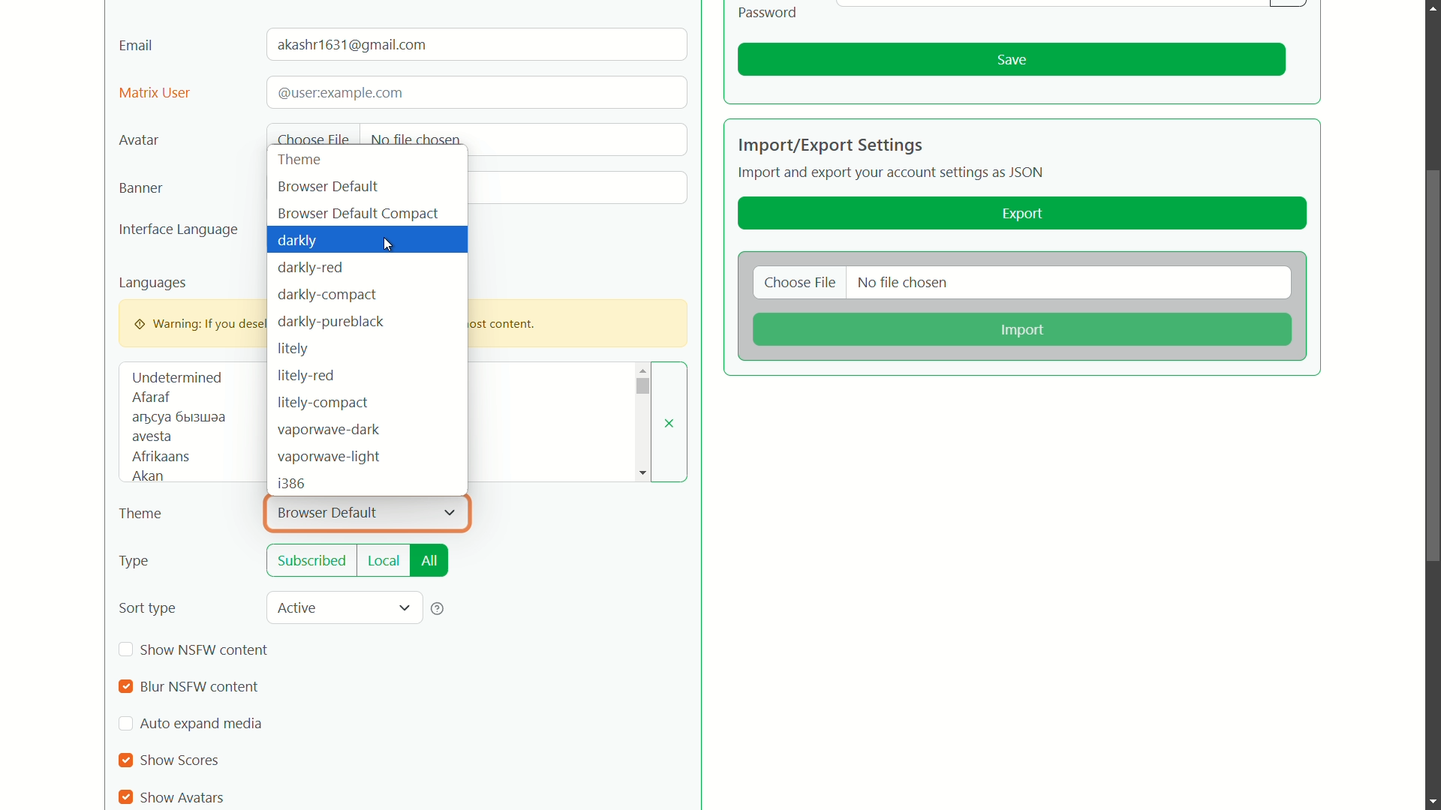 This screenshot has height=810, width=1441. Describe the element at coordinates (328, 294) in the screenshot. I see `darkly compact` at that location.